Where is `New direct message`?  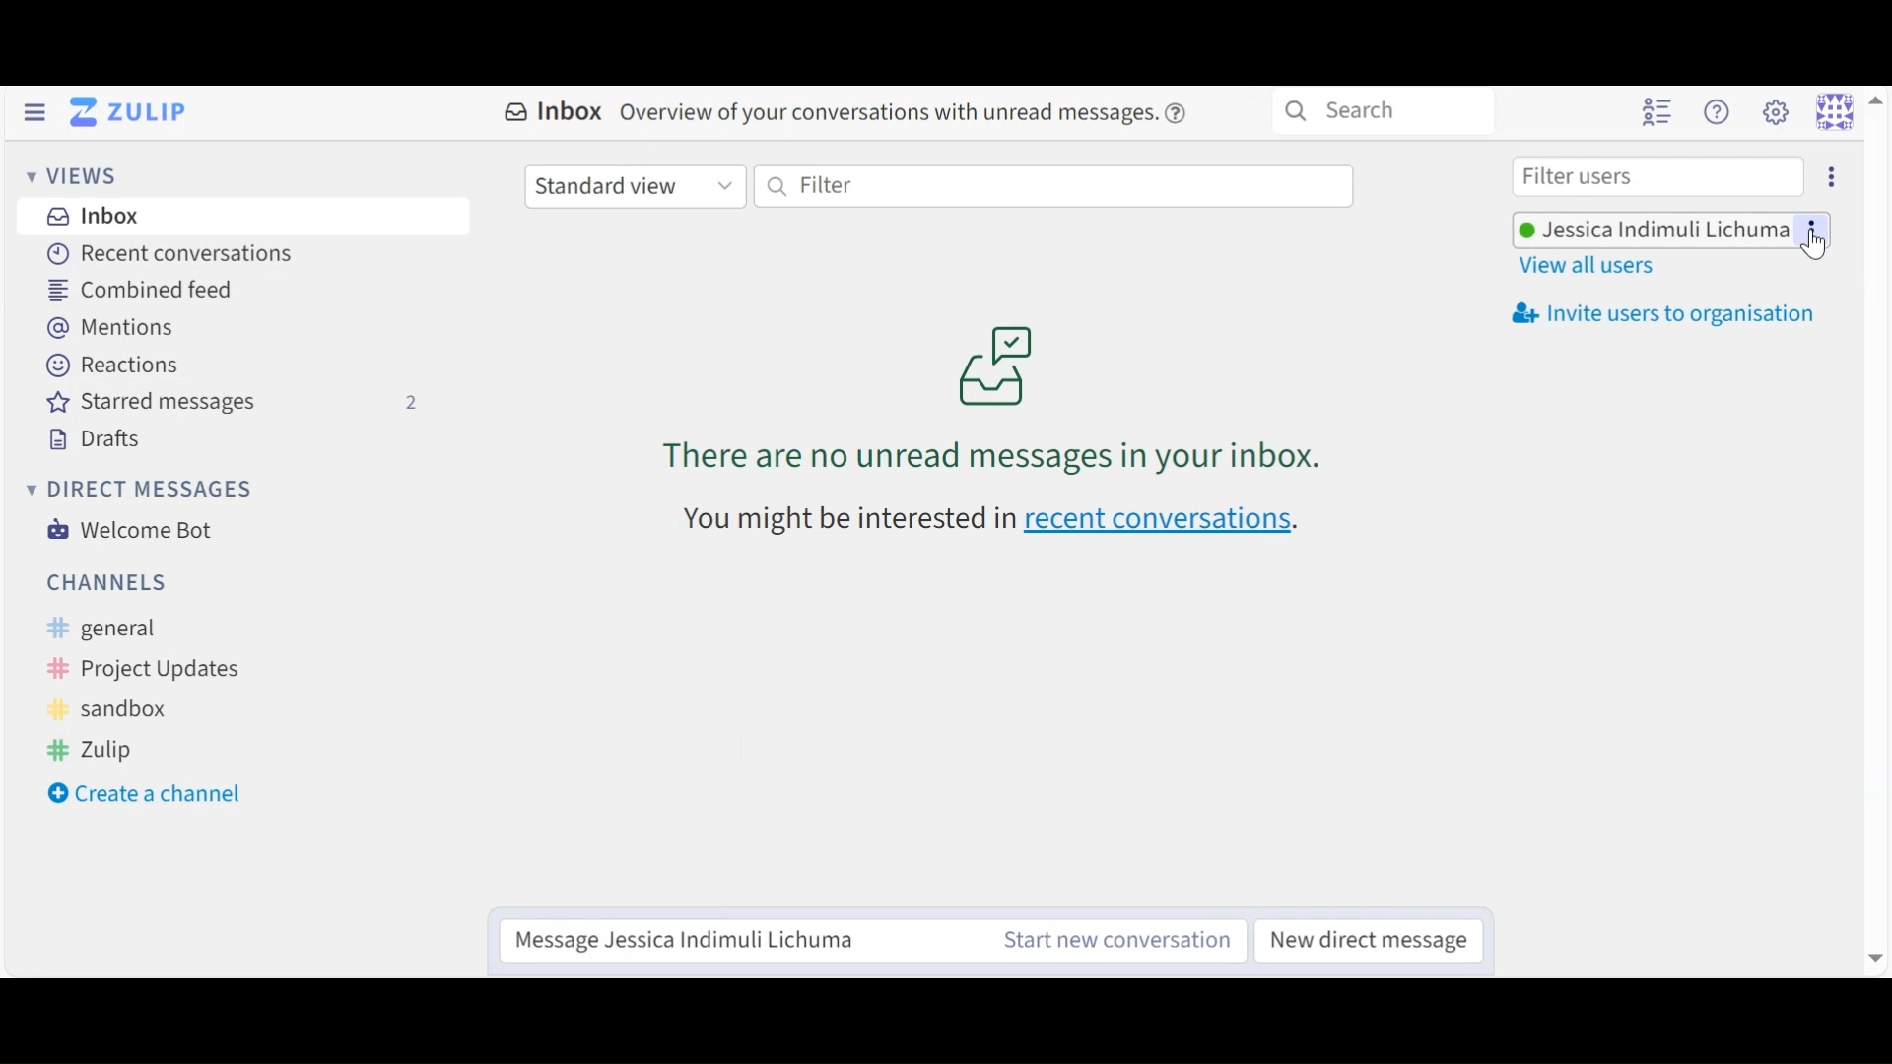 New direct message is located at coordinates (1363, 938).